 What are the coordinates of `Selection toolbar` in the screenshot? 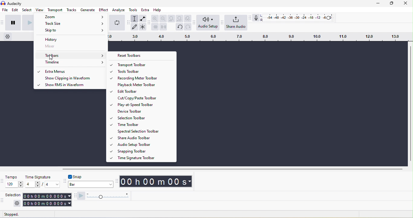 It's located at (145, 118).